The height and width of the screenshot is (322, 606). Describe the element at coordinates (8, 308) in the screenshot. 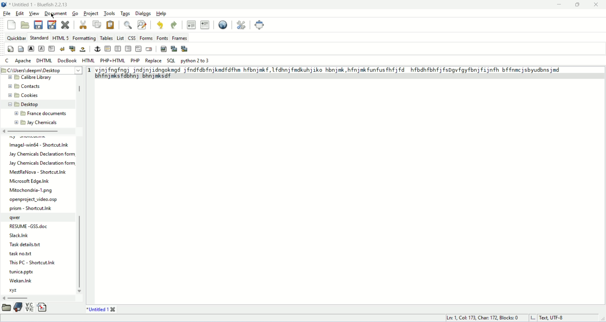

I see `browse file` at that location.